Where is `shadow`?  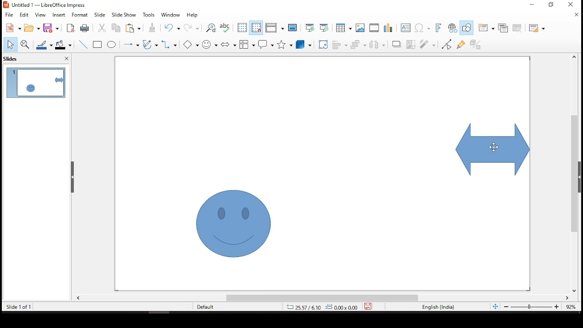
shadow is located at coordinates (397, 44).